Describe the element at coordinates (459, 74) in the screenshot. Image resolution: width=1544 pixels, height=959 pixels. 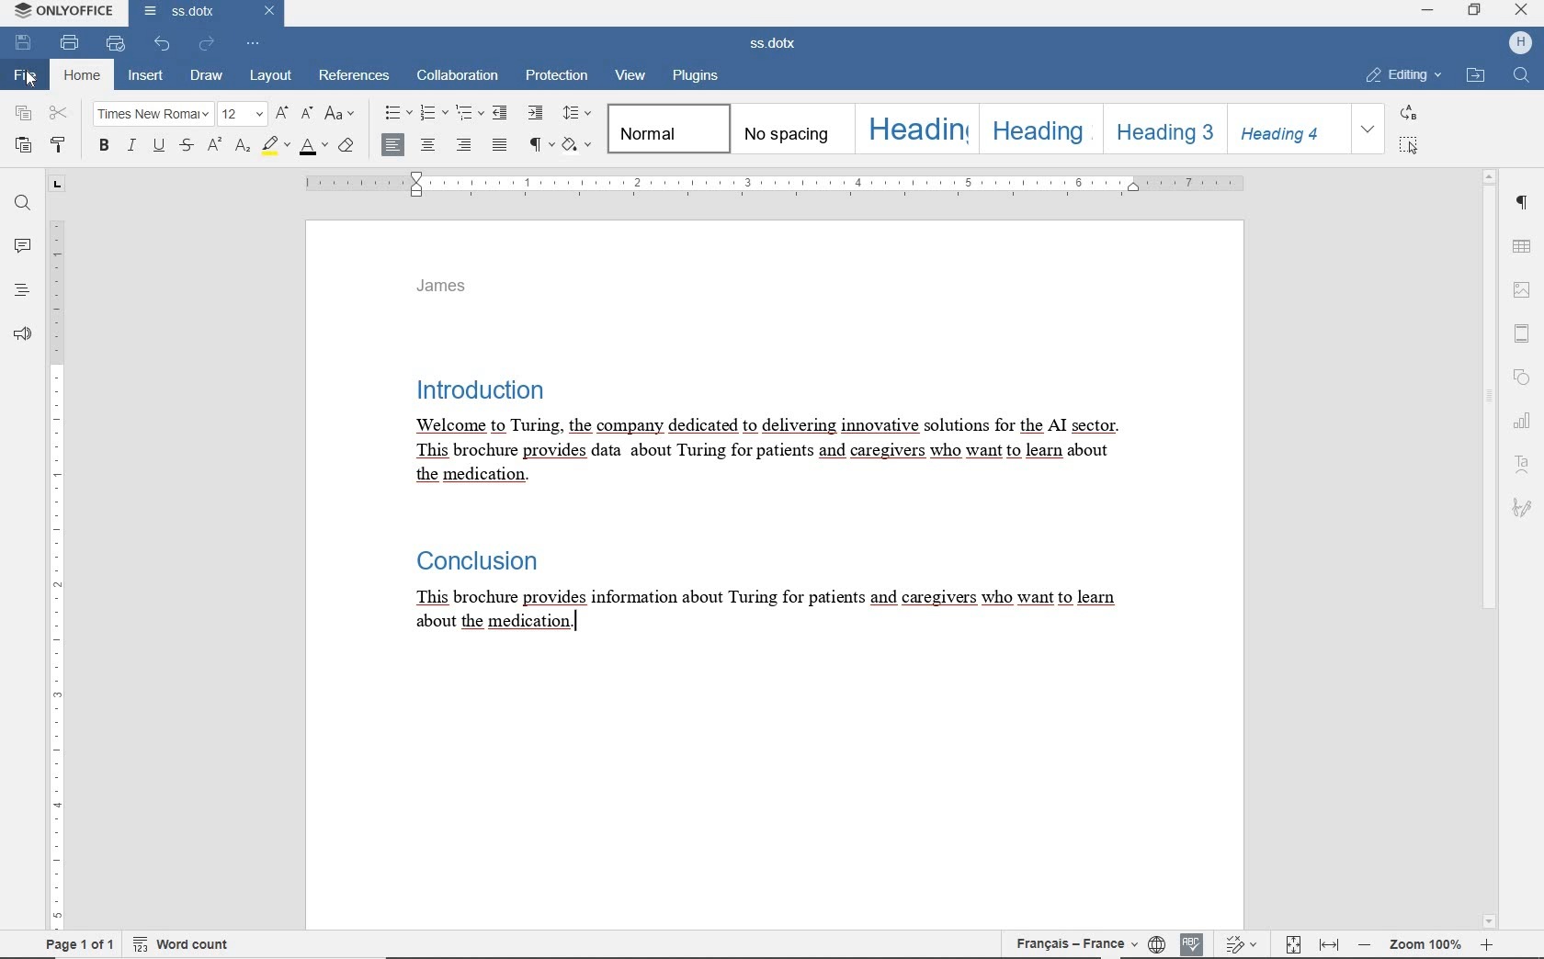
I see `COLLABORATION` at that location.